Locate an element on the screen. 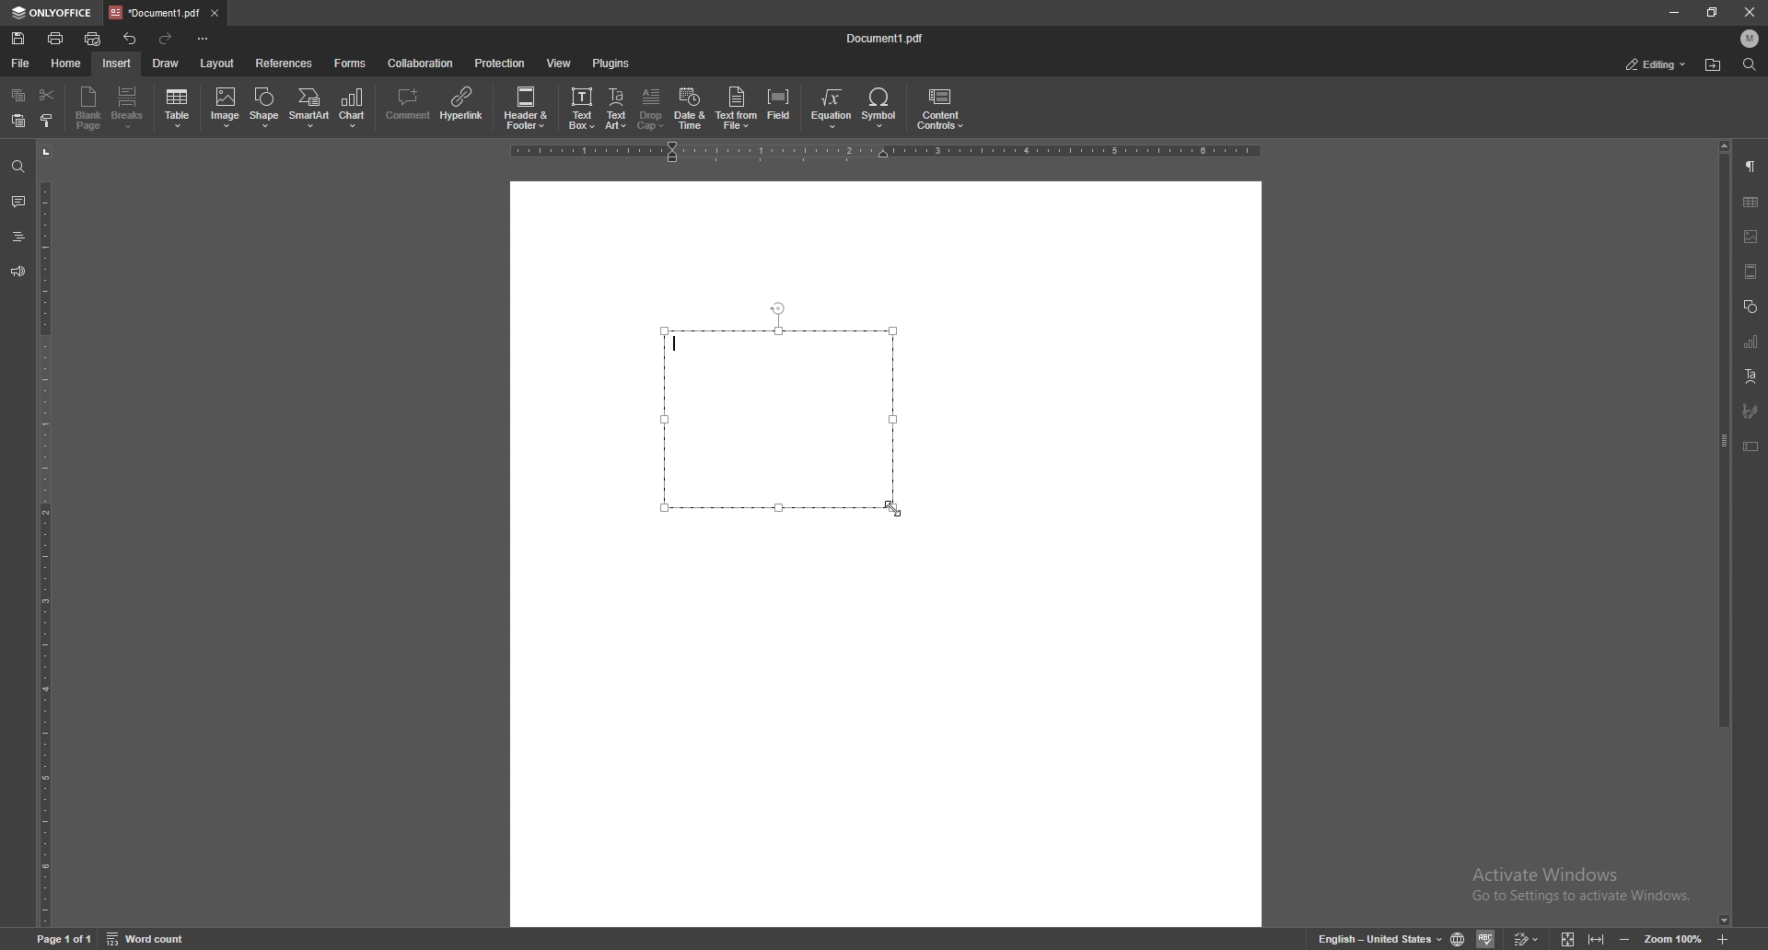 The image size is (1768, 950). close tab is located at coordinates (214, 12).